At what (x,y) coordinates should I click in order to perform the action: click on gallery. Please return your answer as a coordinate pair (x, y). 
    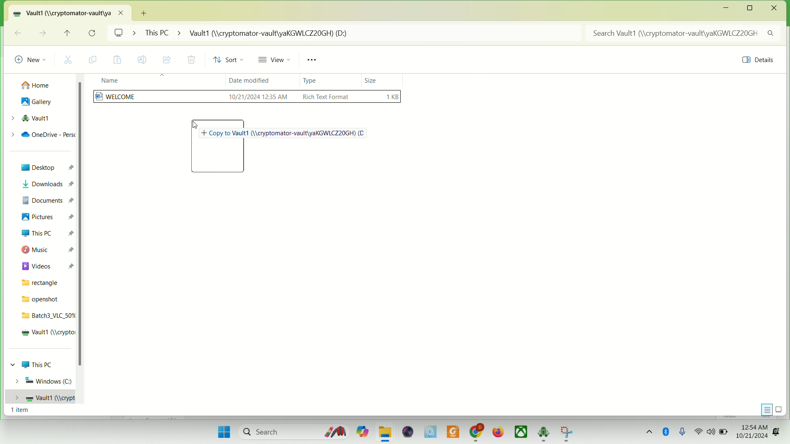
    Looking at the image, I should click on (37, 102).